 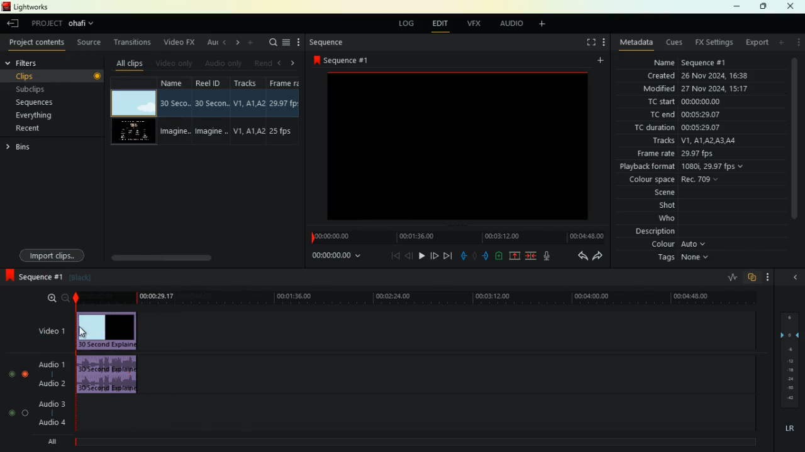 What do you see at coordinates (331, 256) in the screenshot?
I see `time` at bounding box center [331, 256].